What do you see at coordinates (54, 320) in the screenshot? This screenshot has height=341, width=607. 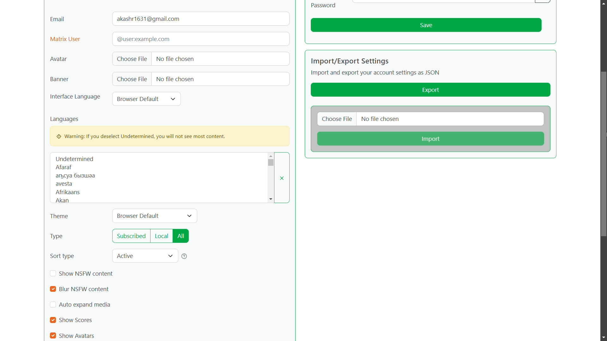 I see `checkbox` at bounding box center [54, 320].